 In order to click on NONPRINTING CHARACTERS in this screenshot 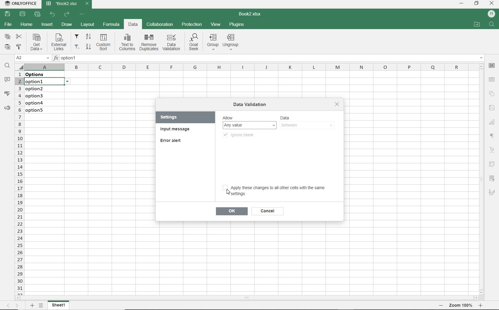, I will do `click(493, 136)`.